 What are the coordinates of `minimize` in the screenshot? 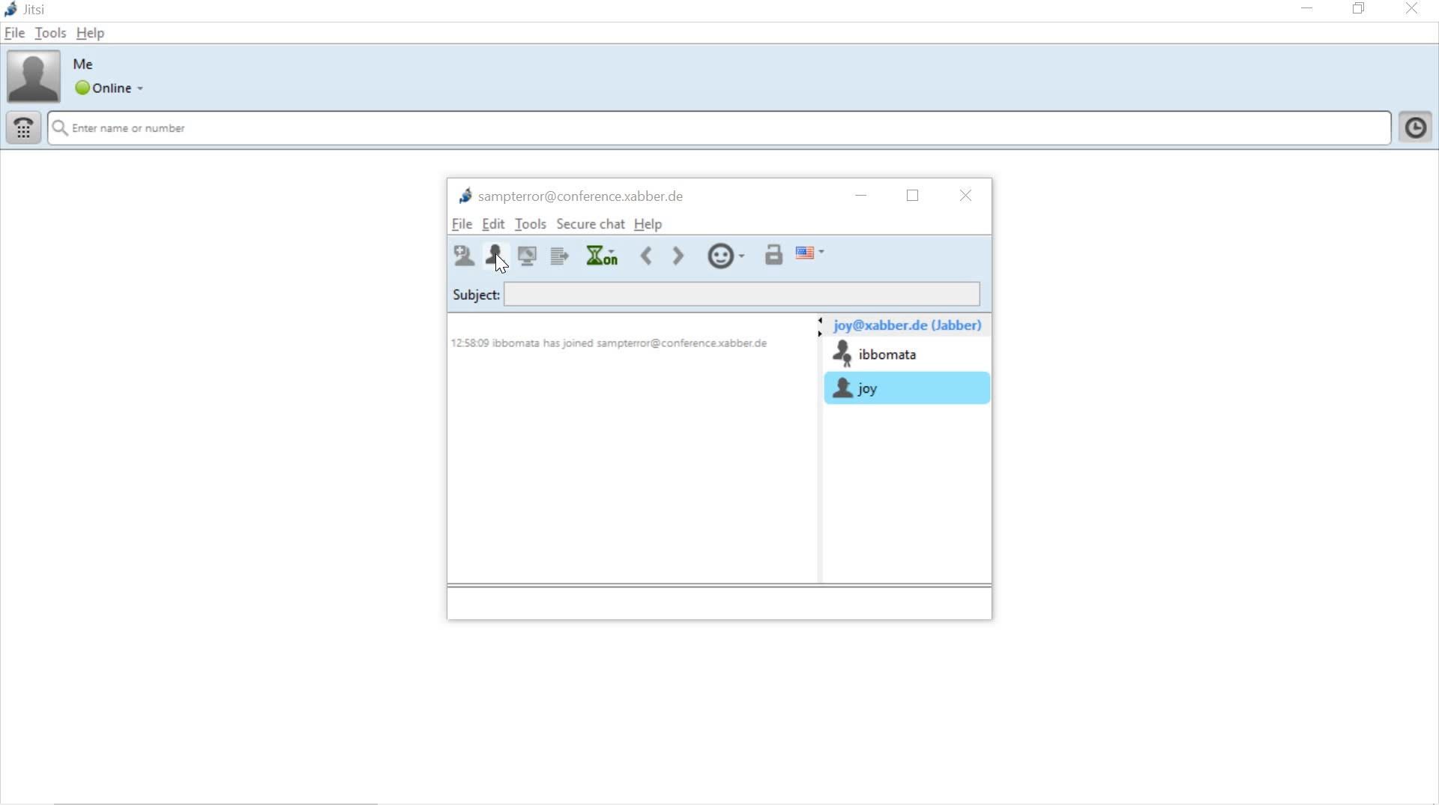 It's located at (862, 194).